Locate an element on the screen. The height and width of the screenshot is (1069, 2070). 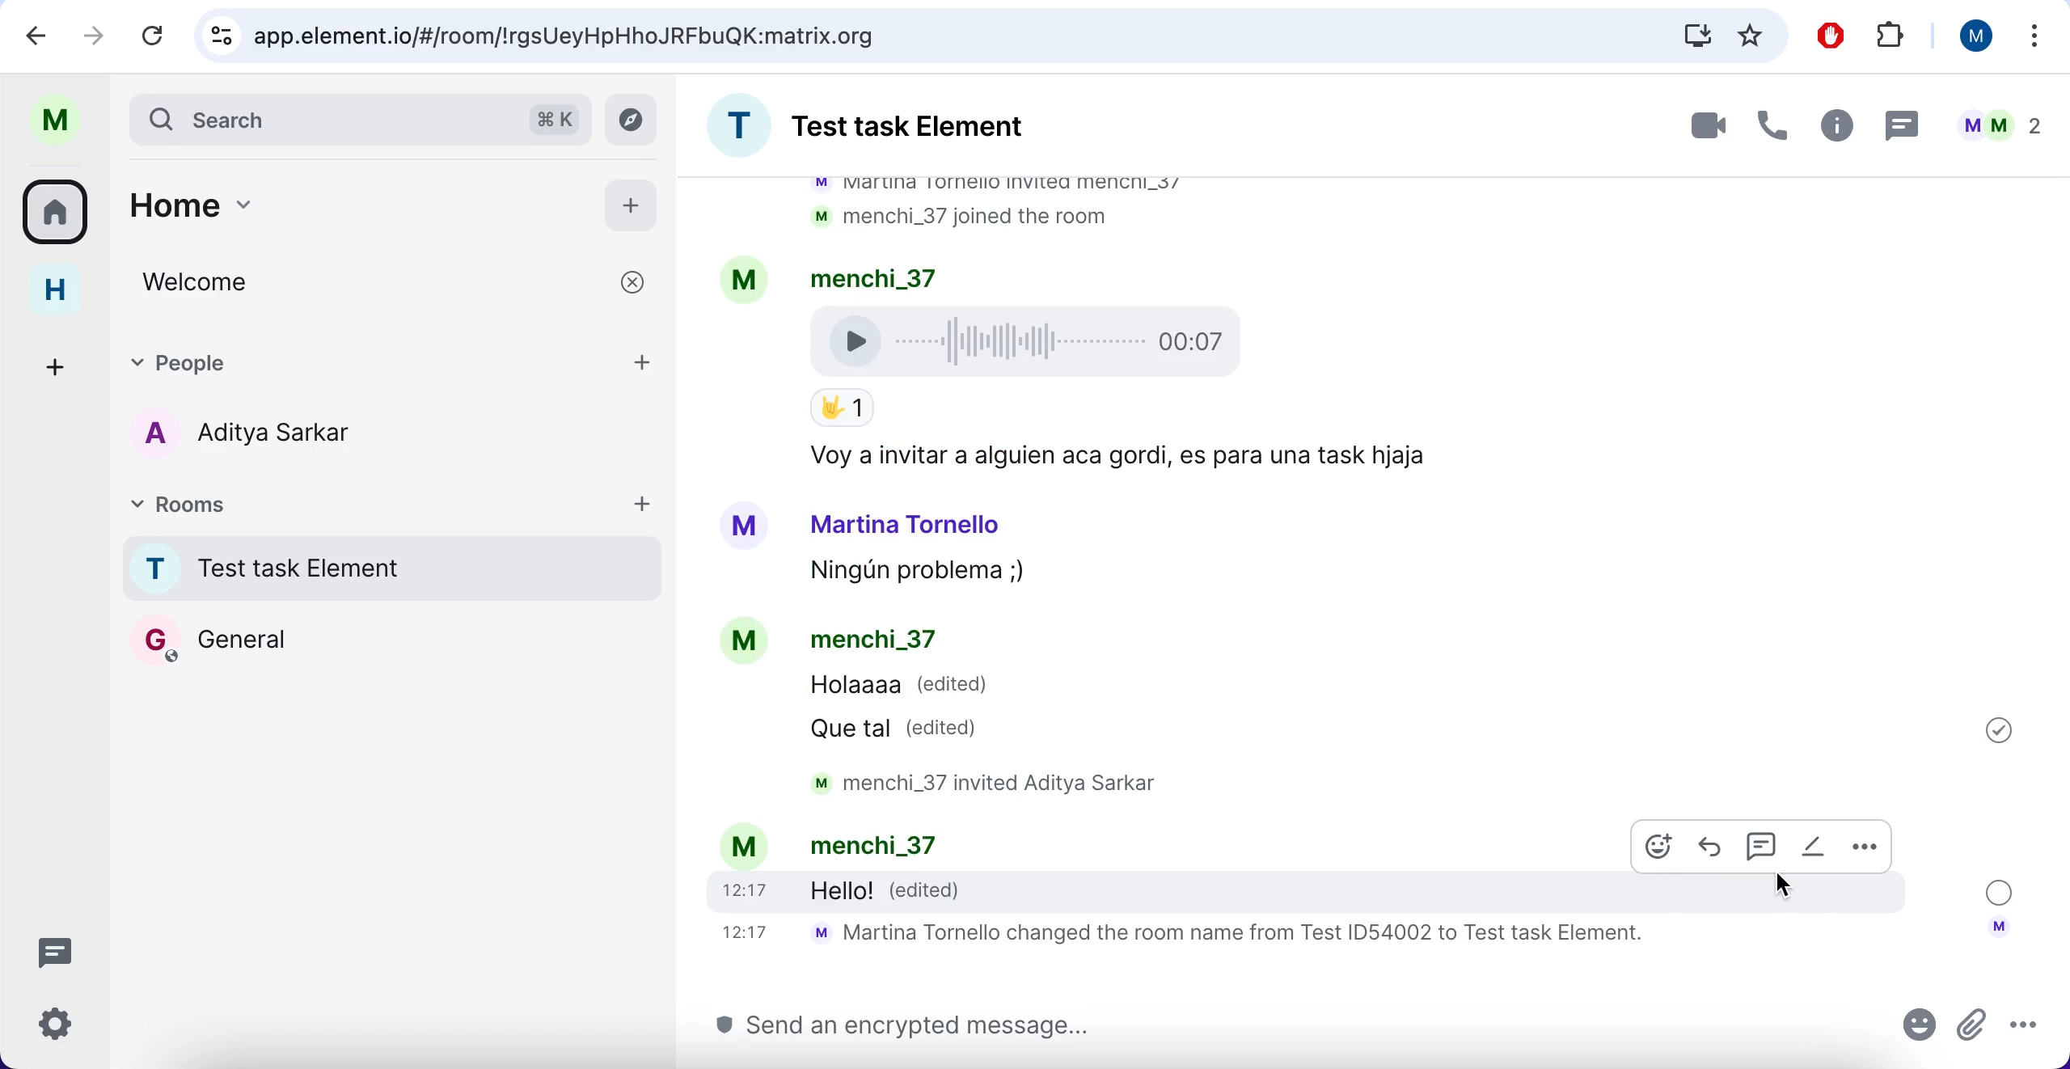
emoji is located at coordinates (1660, 846).